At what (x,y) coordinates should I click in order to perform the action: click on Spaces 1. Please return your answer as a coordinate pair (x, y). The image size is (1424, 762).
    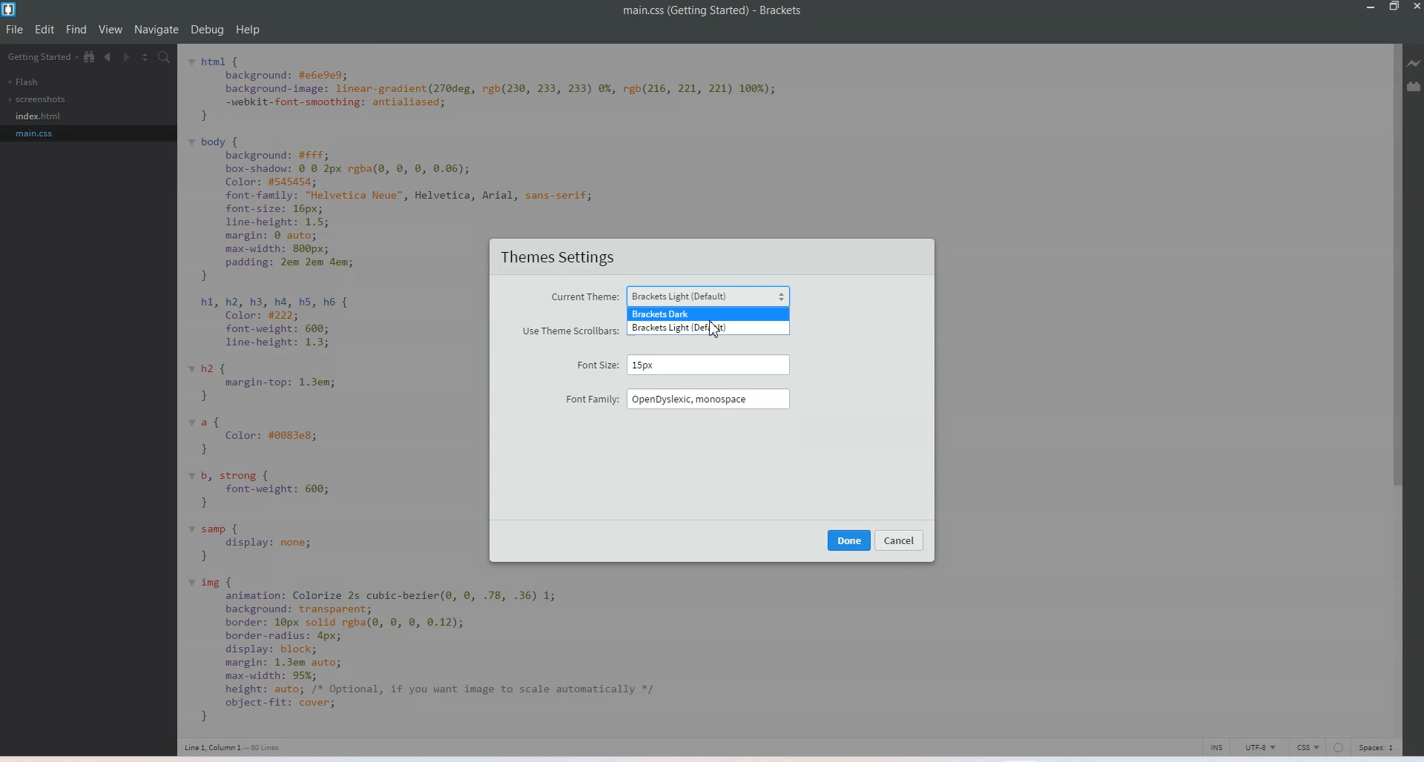
    Looking at the image, I should click on (1378, 747).